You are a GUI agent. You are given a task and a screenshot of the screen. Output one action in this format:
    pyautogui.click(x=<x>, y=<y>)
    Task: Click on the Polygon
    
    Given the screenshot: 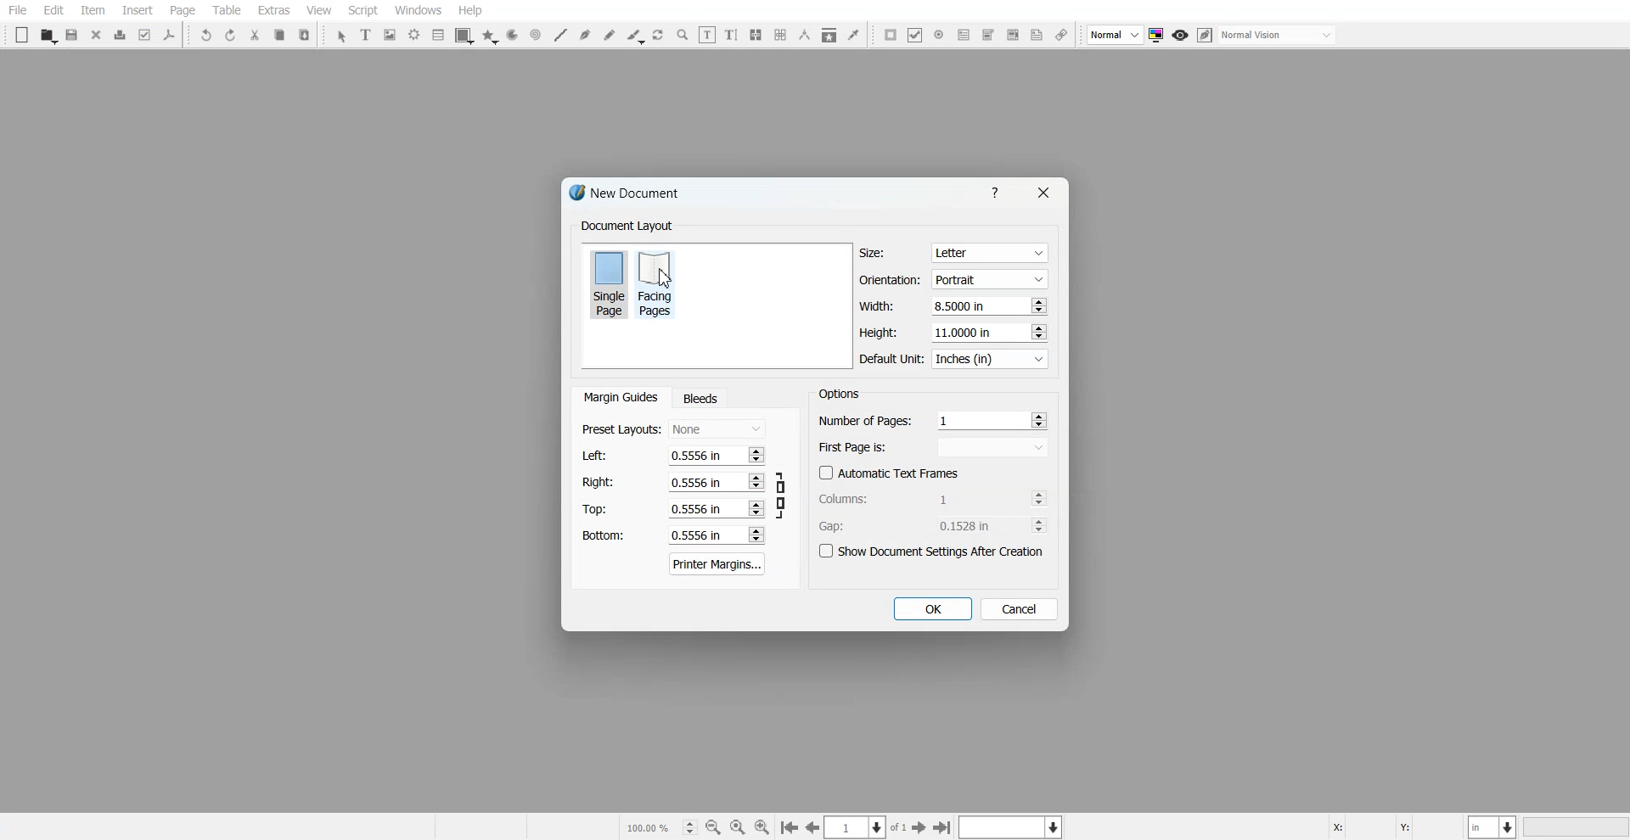 What is the action you would take?
    pyautogui.click(x=490, y=36)
    